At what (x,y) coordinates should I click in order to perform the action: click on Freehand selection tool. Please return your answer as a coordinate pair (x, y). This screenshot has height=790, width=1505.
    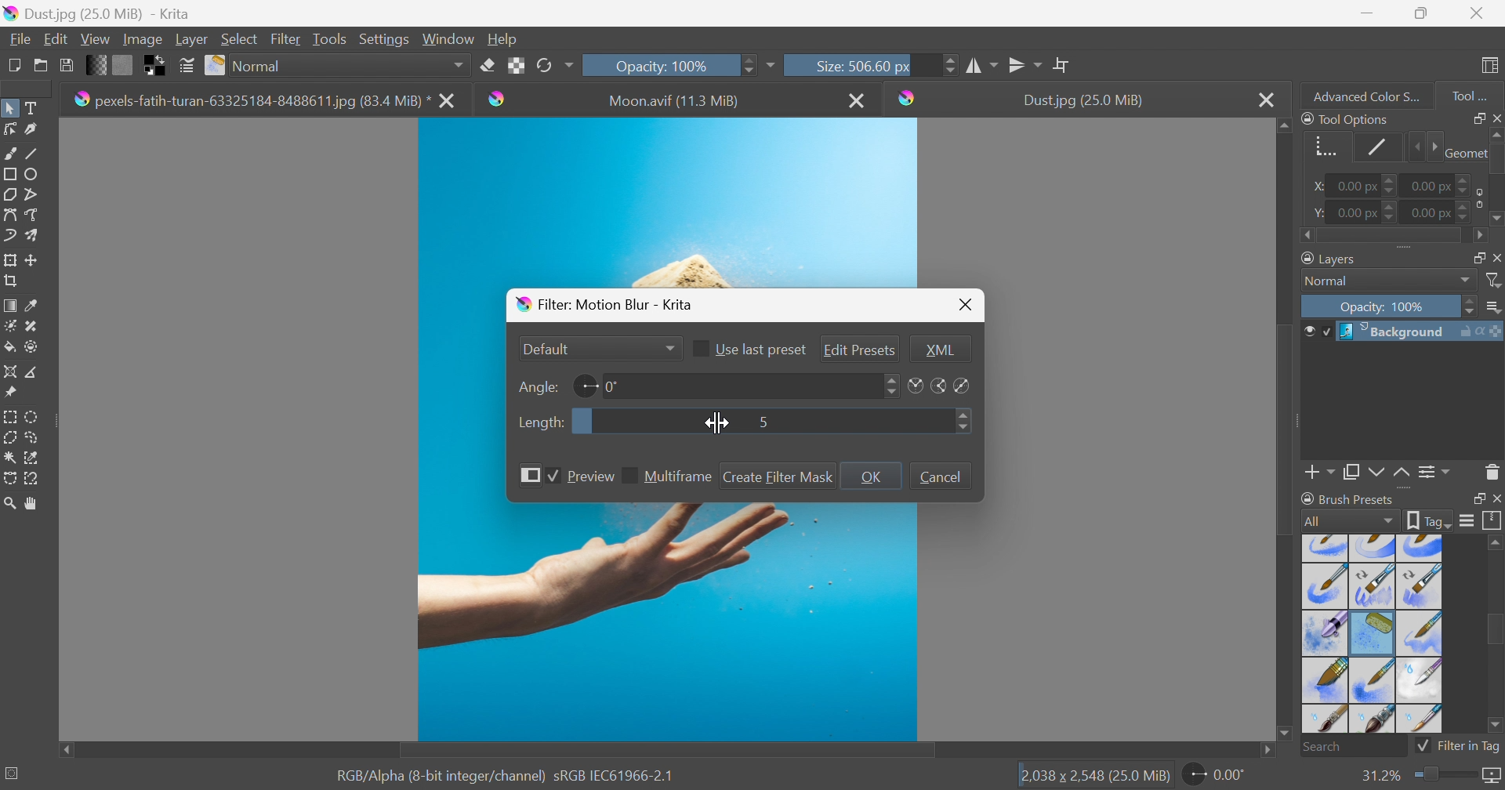
    Looking at the image, I should click on (33, 437).